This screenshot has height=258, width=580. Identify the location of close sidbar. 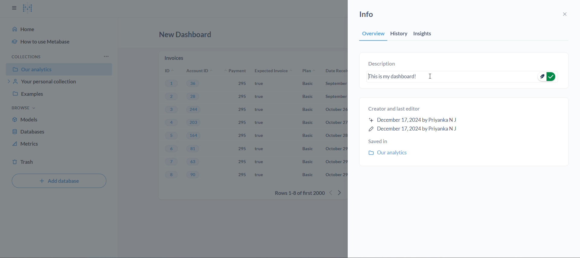
(13, 8).